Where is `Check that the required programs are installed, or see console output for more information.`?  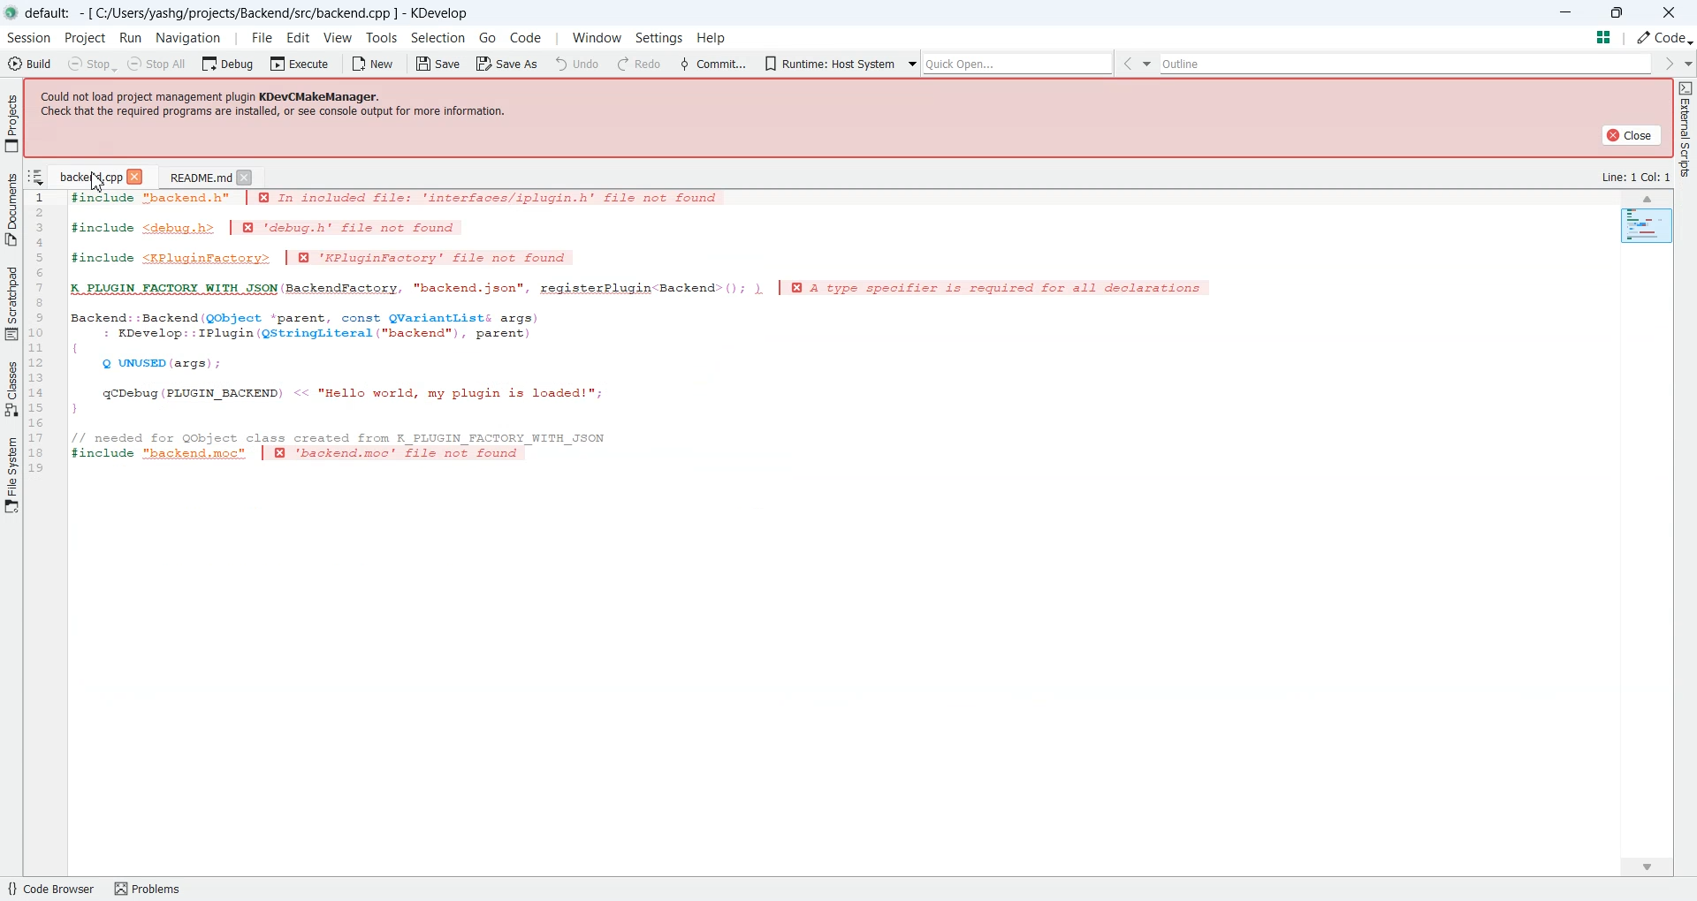 Check that the required programs are installed, or see console output for more information. is located at coordinates (278, 112).